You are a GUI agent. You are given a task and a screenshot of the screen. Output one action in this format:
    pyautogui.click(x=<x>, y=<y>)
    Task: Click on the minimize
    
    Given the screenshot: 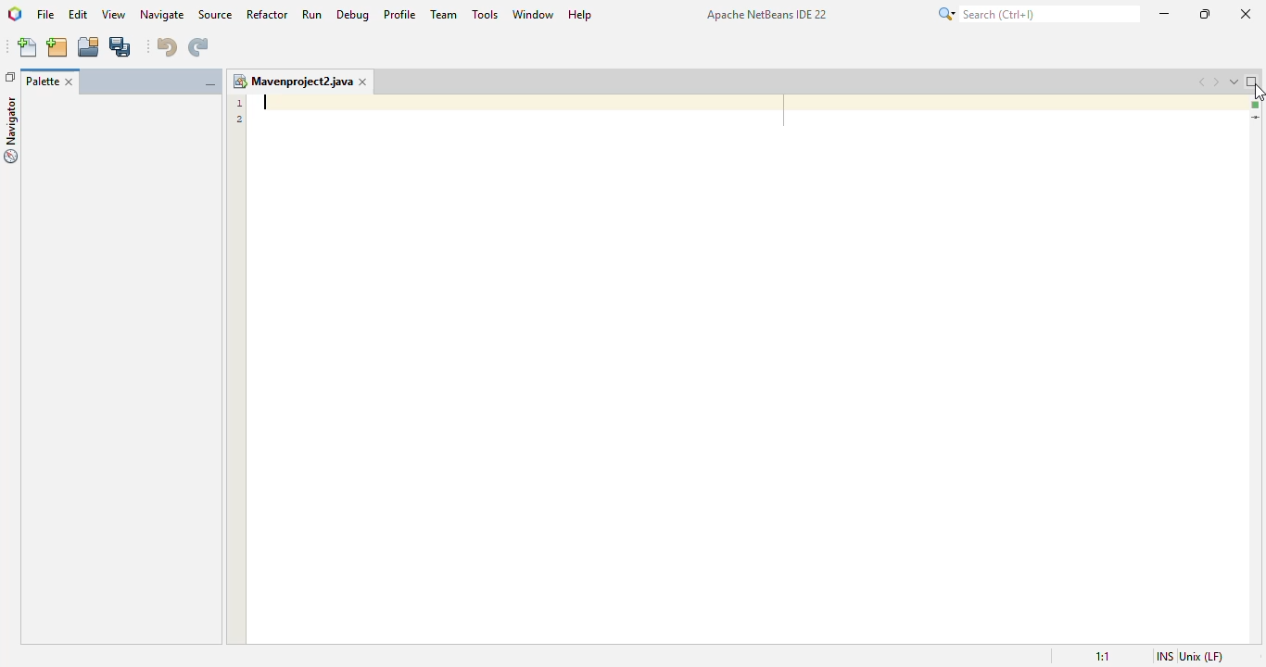 What is the action you would take?
    pyautogui.click(x=1166, y=14)
    